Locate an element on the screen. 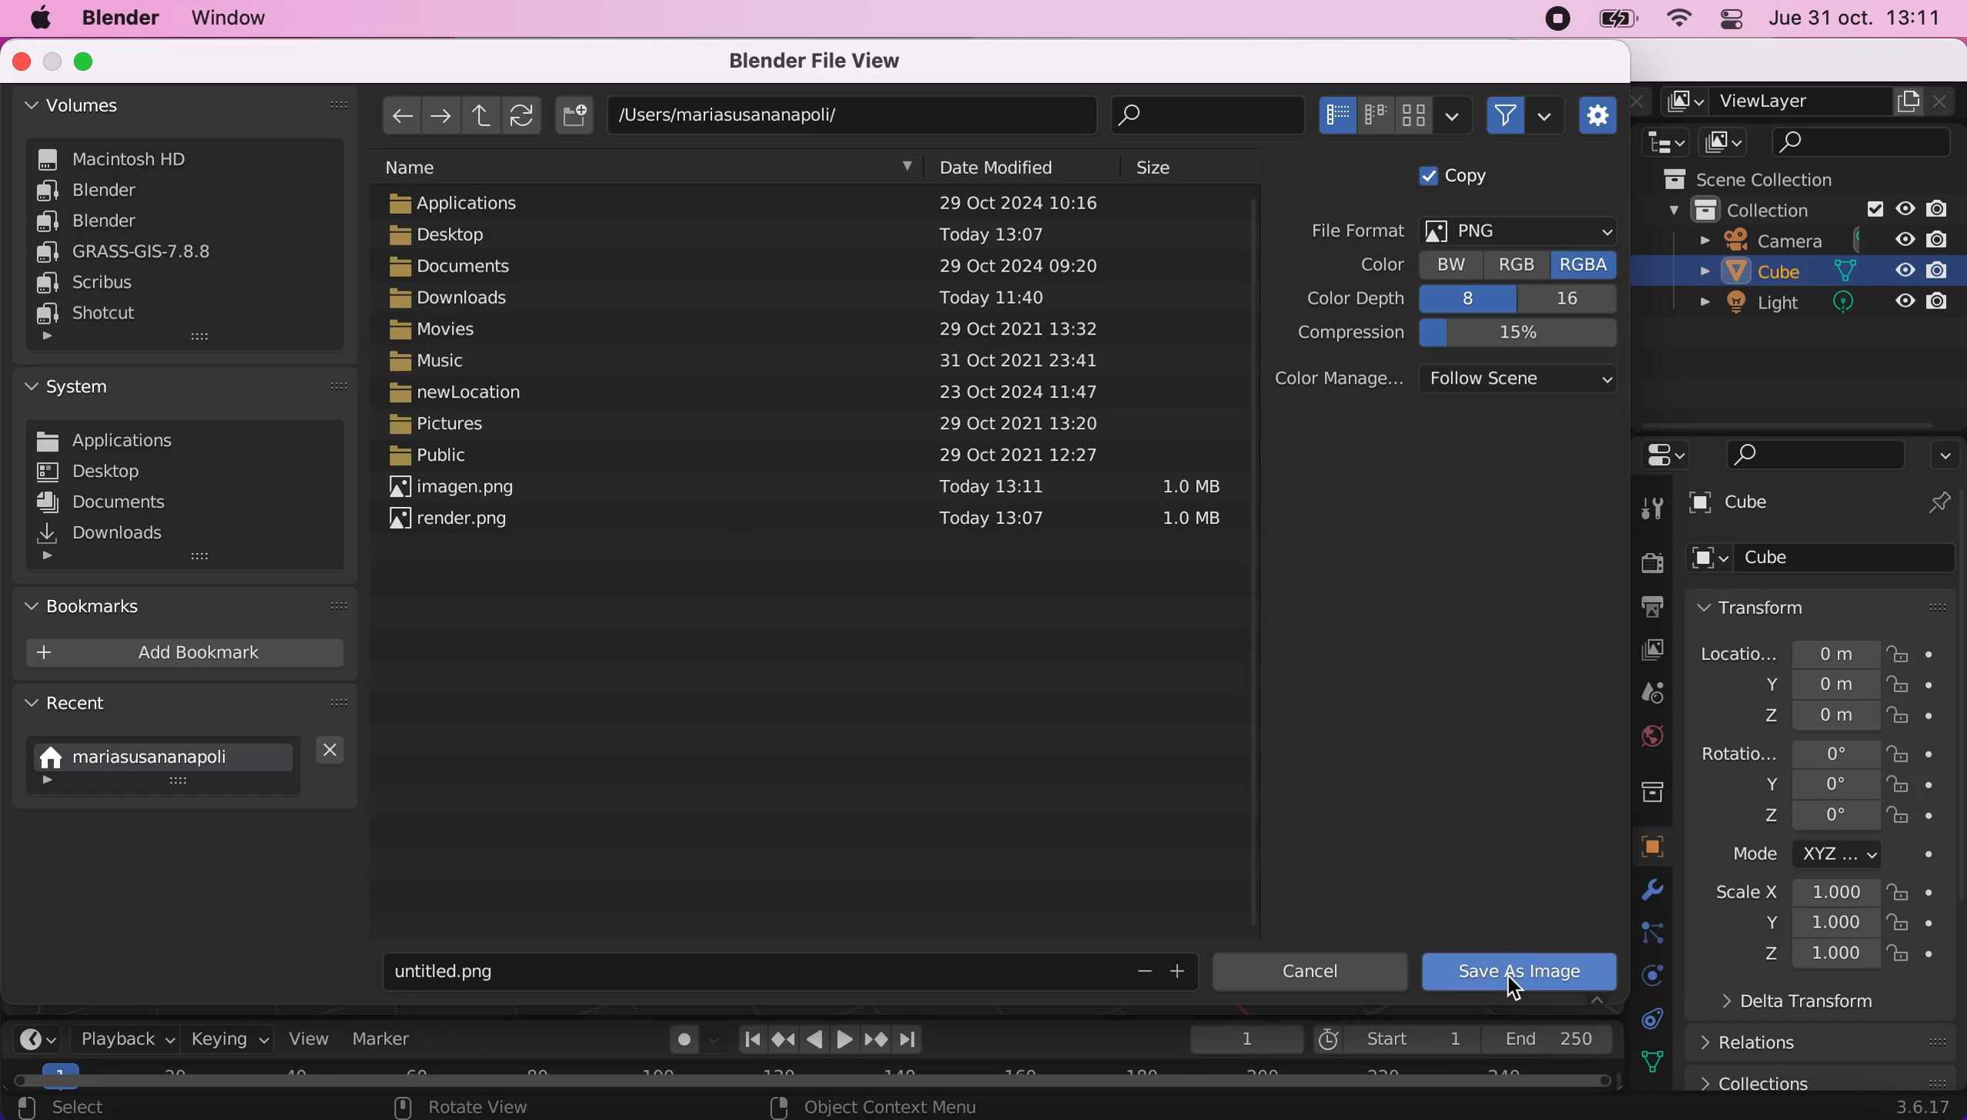  display mode is located at coordinates (1396, 112).